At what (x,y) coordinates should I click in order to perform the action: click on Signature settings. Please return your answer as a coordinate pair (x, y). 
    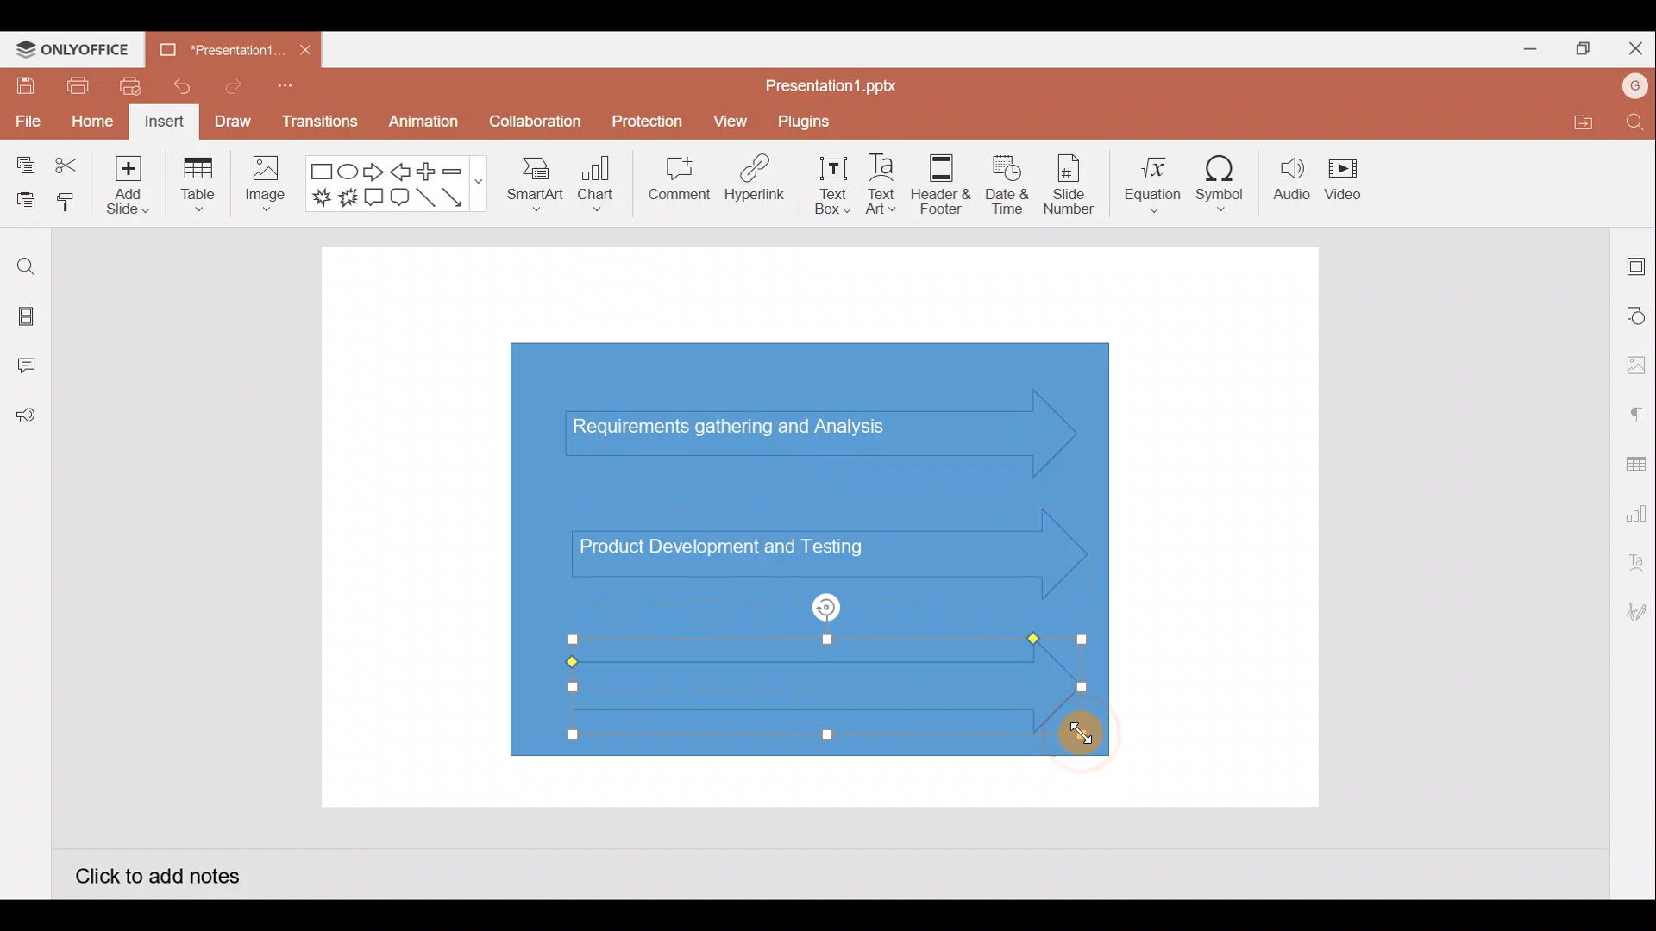
    Looking at the image, I should click on (1634, 614).